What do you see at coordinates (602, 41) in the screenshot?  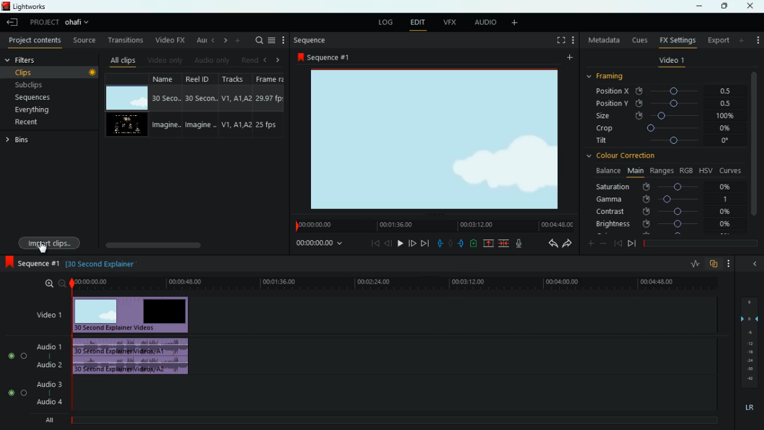 I see `metadata` at bounding box center [602, 41].